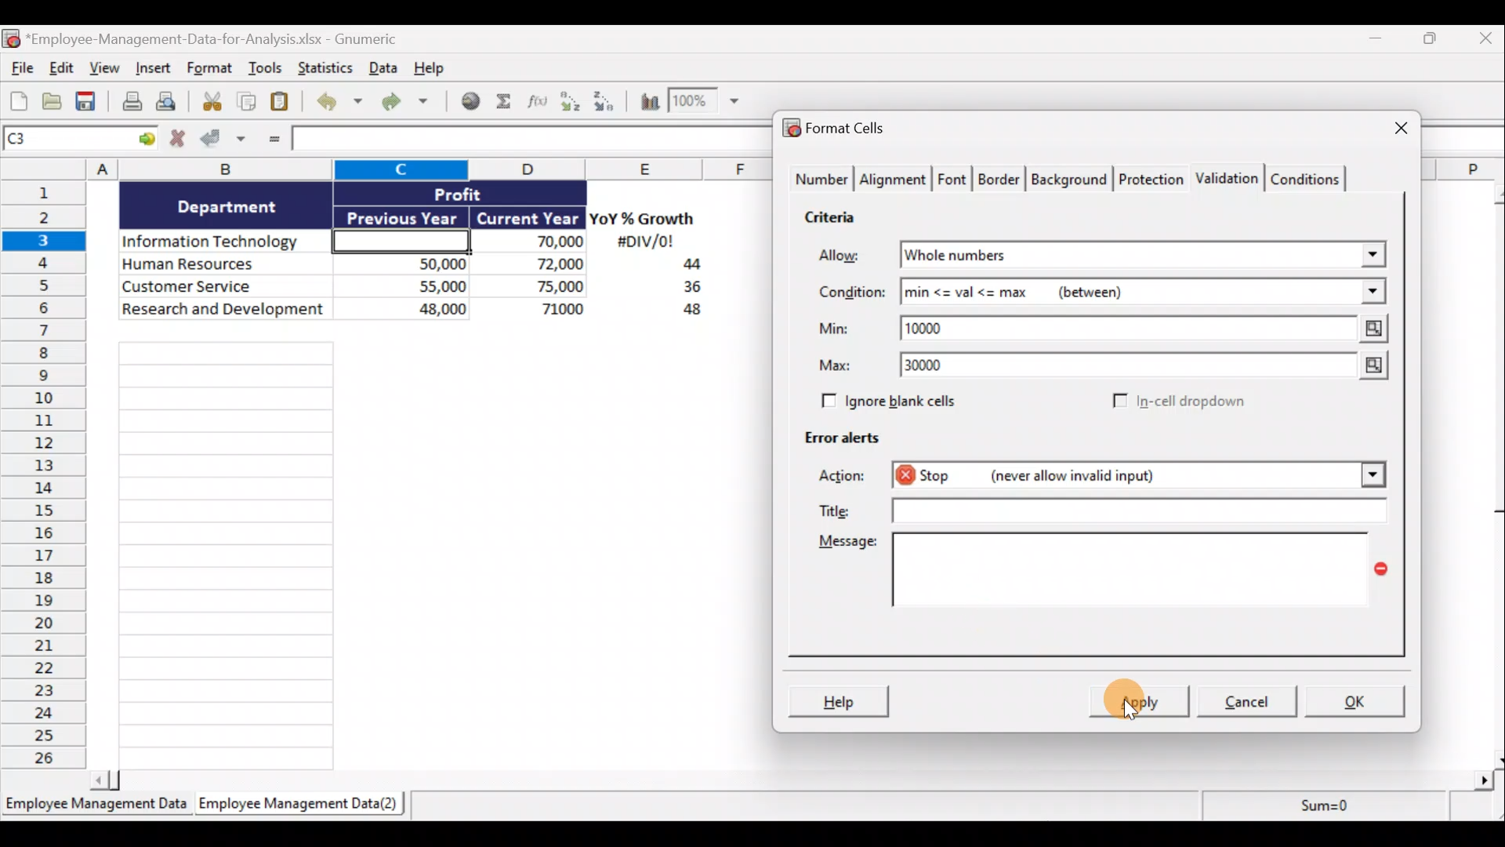  What do you see at coordinates (1369, 250) in the screenshot?
I see `Allow drop down` at bounding box center [1369, 250].